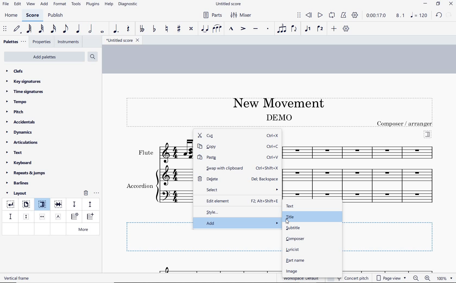 The image size is (456, 283). I want to click on Shortcut key, so click(265, 201).